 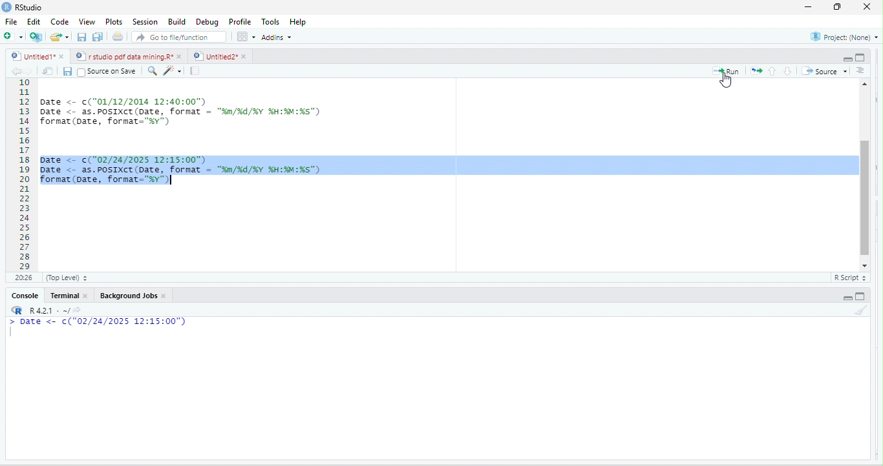 What do you see at coordinates (182, 56) in the screenshot?
I see `close` at bounding box center [182, 56].